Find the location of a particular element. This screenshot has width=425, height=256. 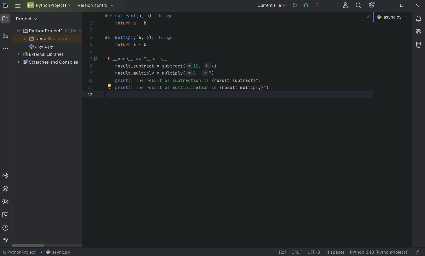

external libraries is located at coordinates (41, 55).